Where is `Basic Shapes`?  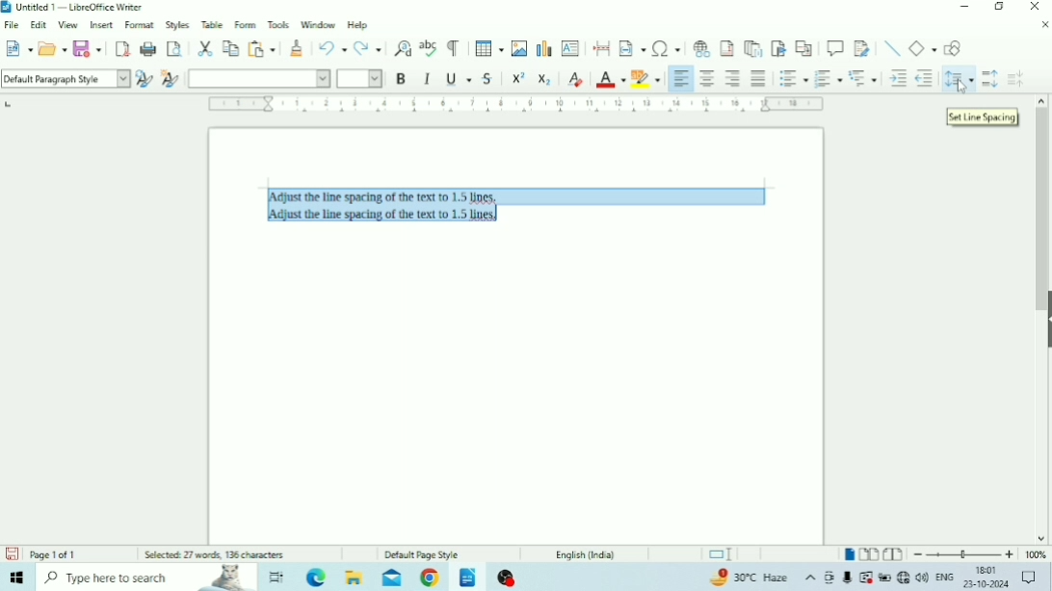 Basic Shapes is located at coordinates (922, 47).